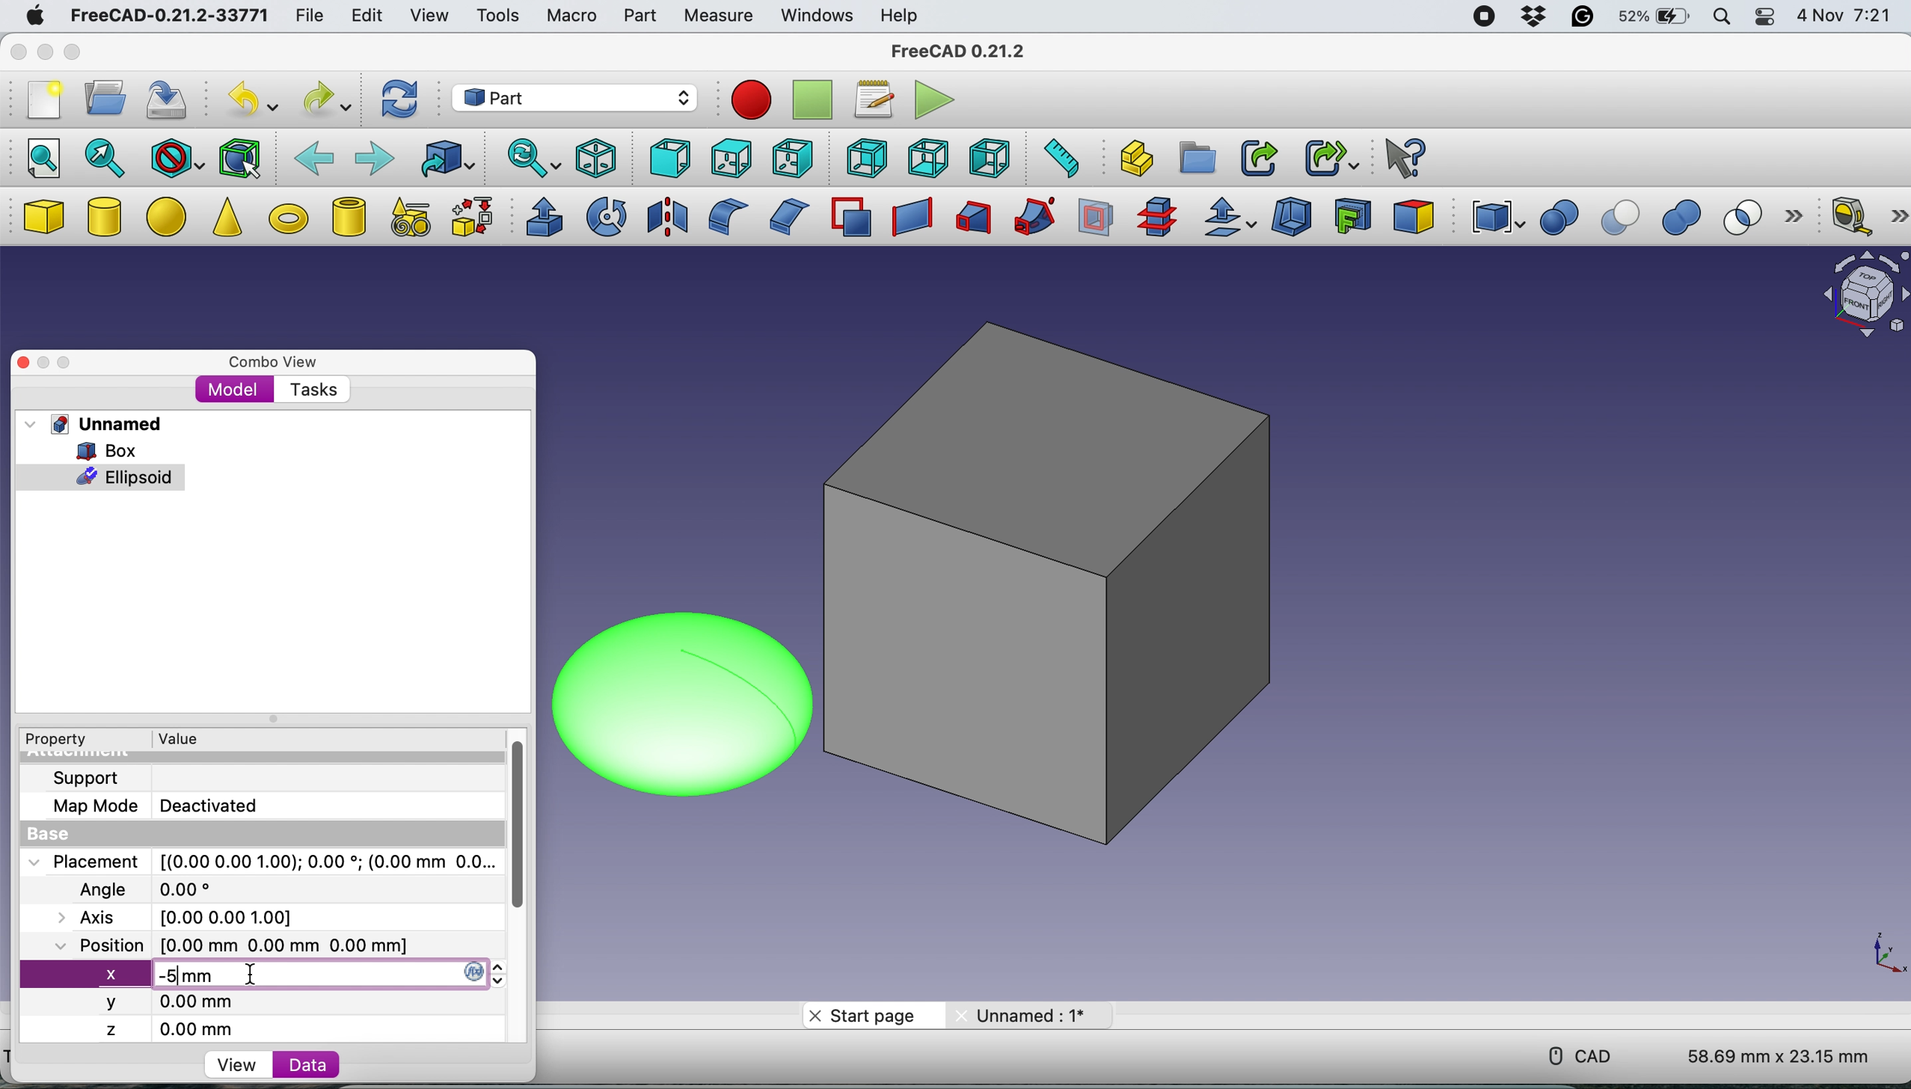 This screenshot has width=1911, height=1089. I want to click on x -5 mm, so click(266, 976).